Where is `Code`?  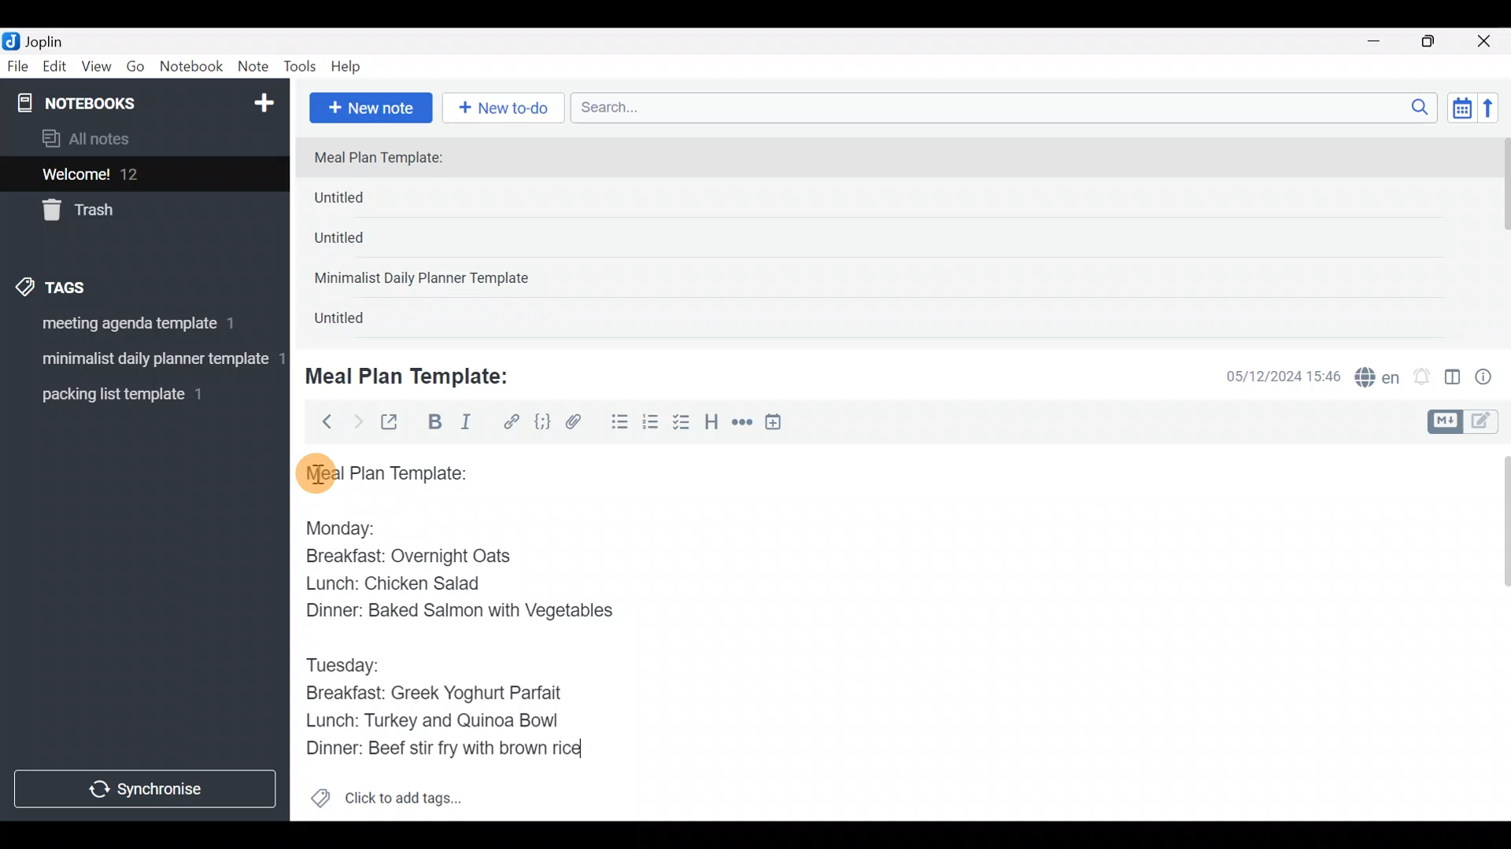
Code is located at coordinates (541, 421).